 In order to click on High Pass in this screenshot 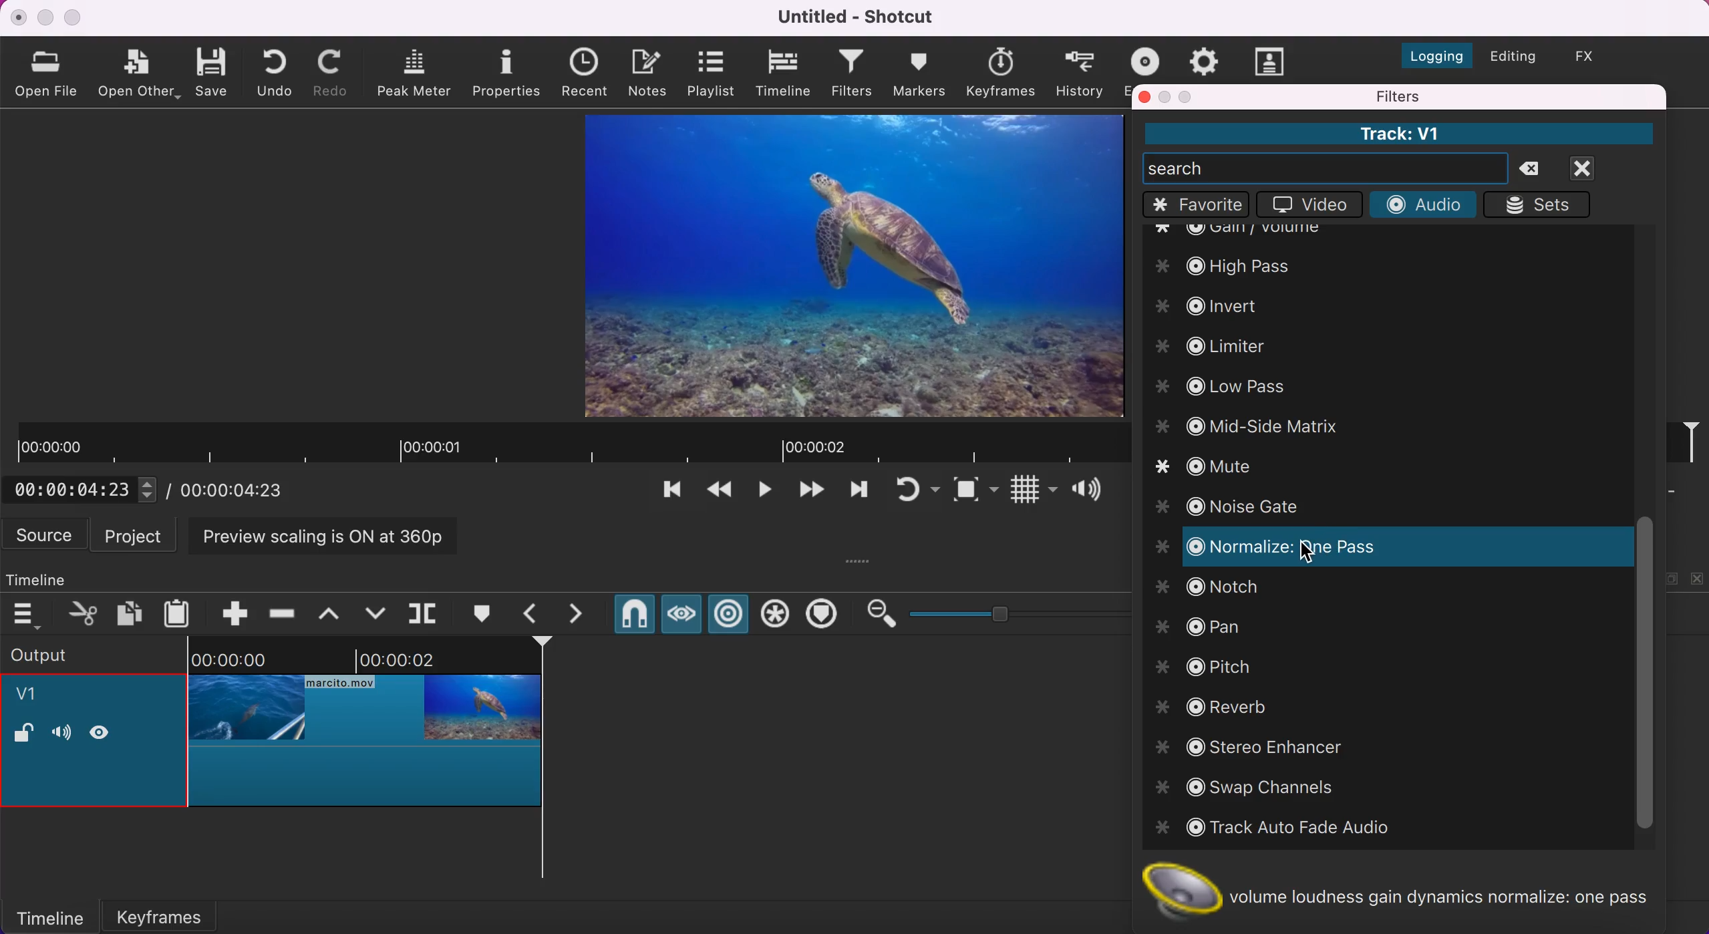, I will do `click(1239, 262)`.